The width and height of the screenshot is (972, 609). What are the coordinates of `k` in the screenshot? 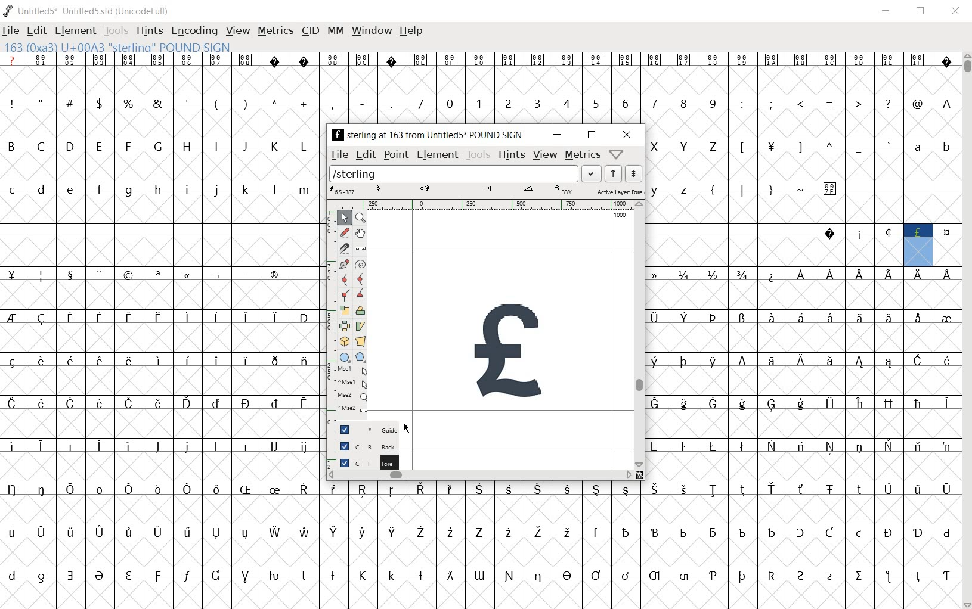 It's located at (245, 189).